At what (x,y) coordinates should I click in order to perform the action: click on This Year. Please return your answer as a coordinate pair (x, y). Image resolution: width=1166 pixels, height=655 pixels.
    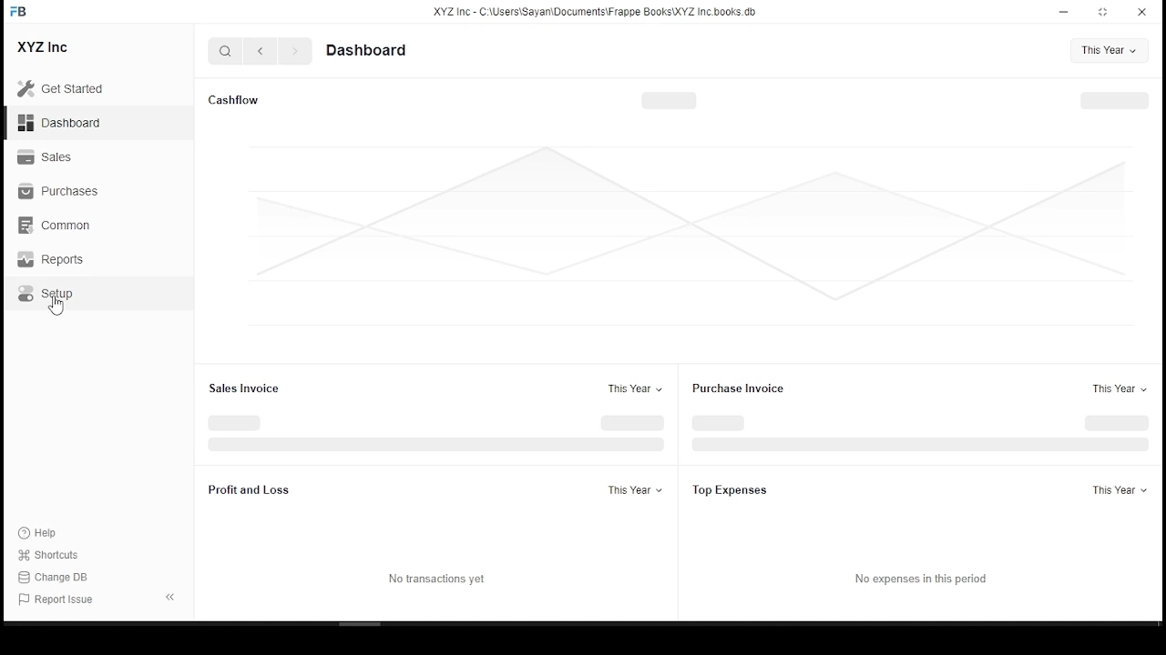
    Looking at the image, I should click on (1120, 491).